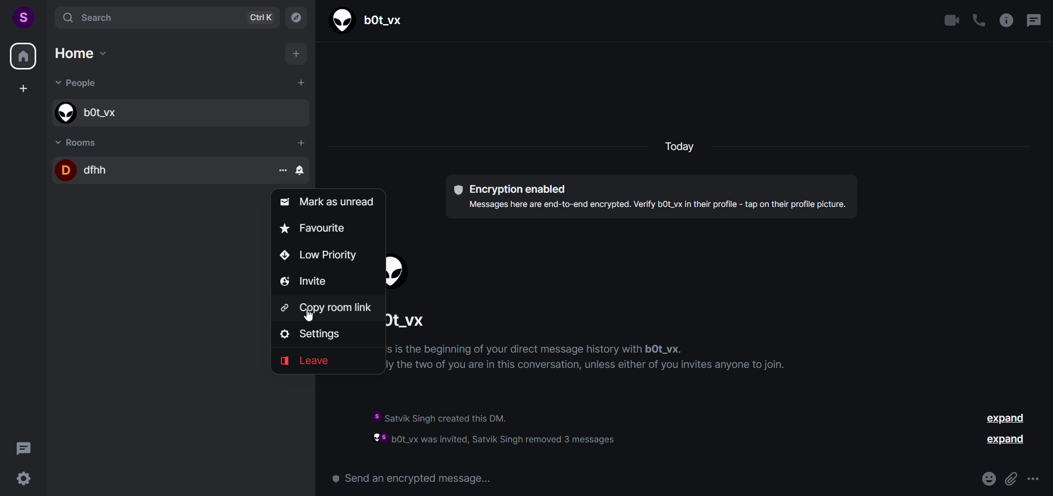 This screenshot has height=496, width=1053. I want to click on people name, so click(371, 21).